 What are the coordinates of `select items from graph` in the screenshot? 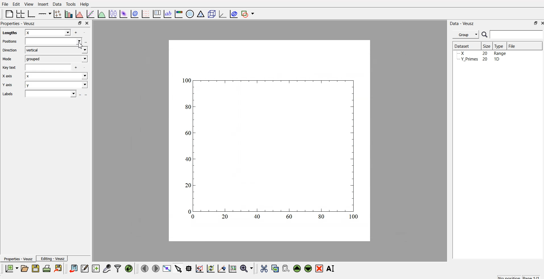 It's located at (179, 268).